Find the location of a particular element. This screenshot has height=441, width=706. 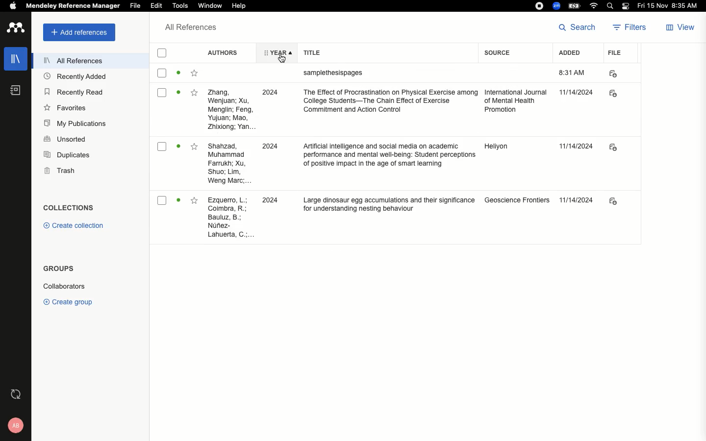

Add references is located at coordinates (79, 32).